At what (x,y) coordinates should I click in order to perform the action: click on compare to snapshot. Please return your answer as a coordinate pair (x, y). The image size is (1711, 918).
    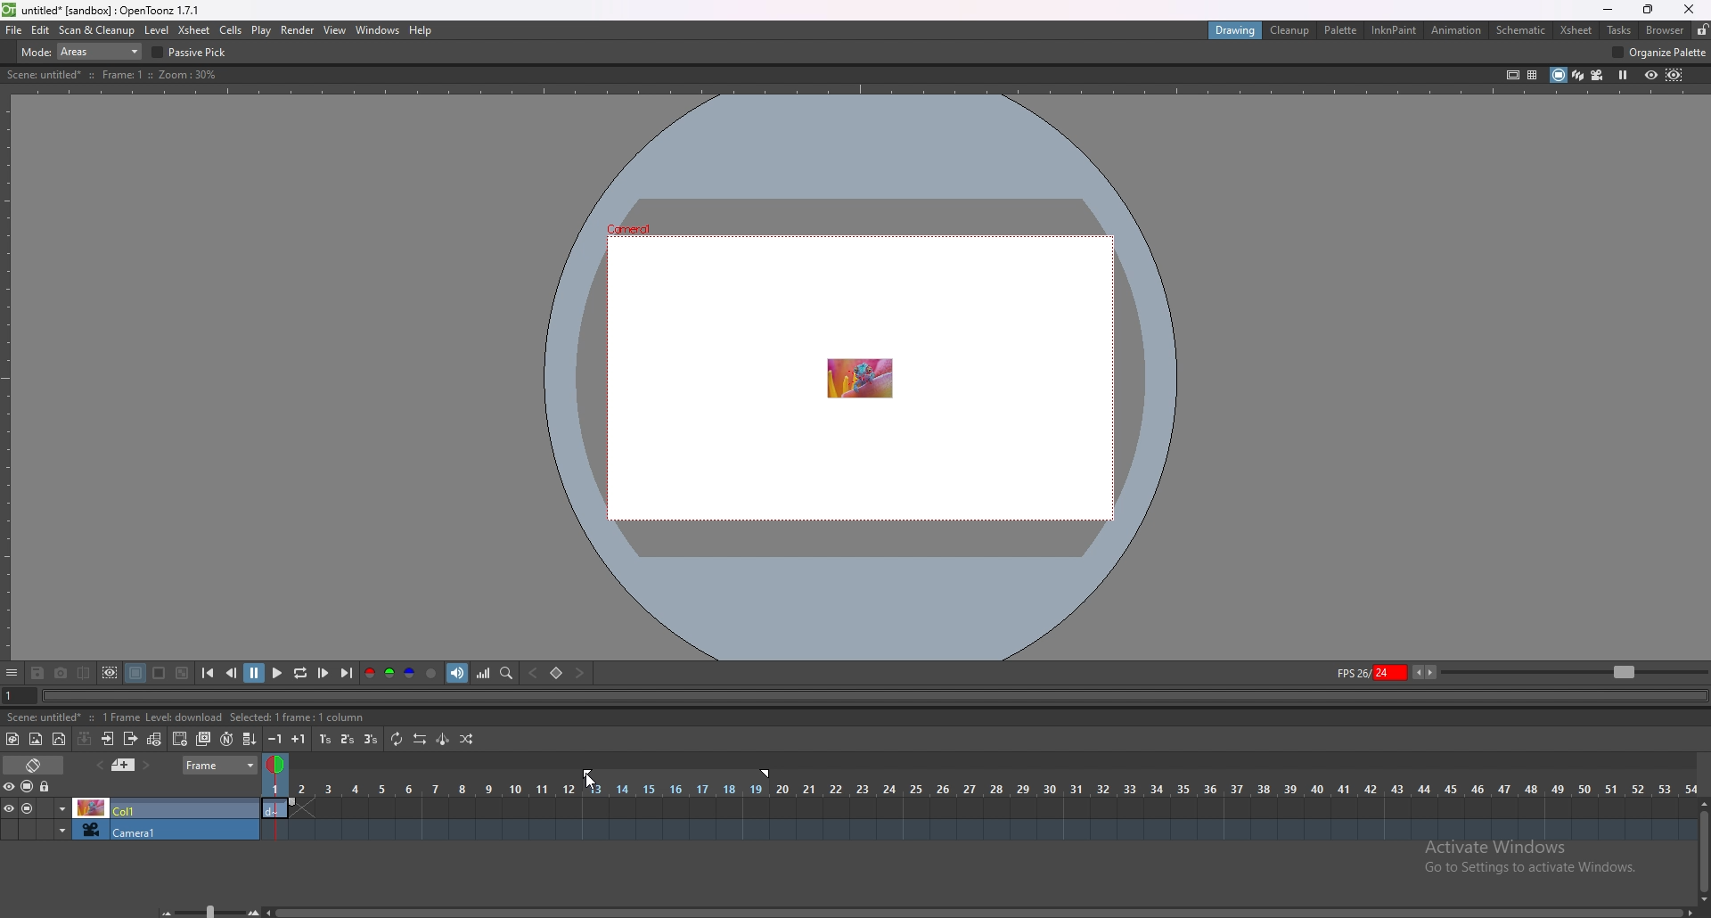
    Looking at the image, I should click on (84, 673).